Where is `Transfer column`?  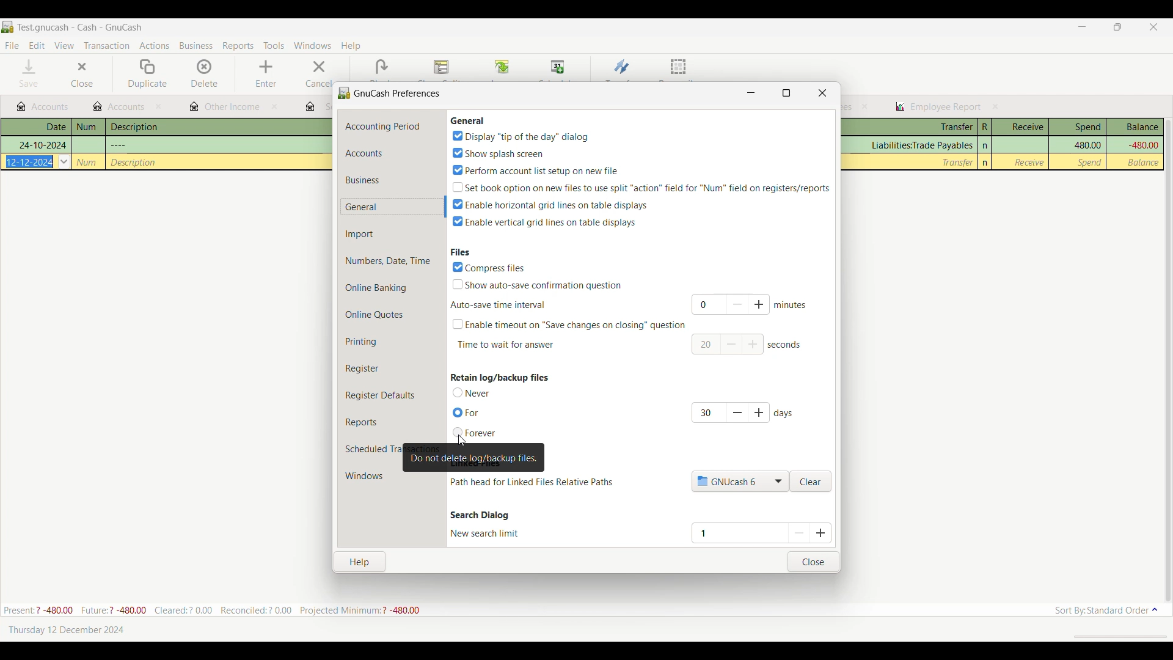
Transfer column is located at coordinates (910, 127).